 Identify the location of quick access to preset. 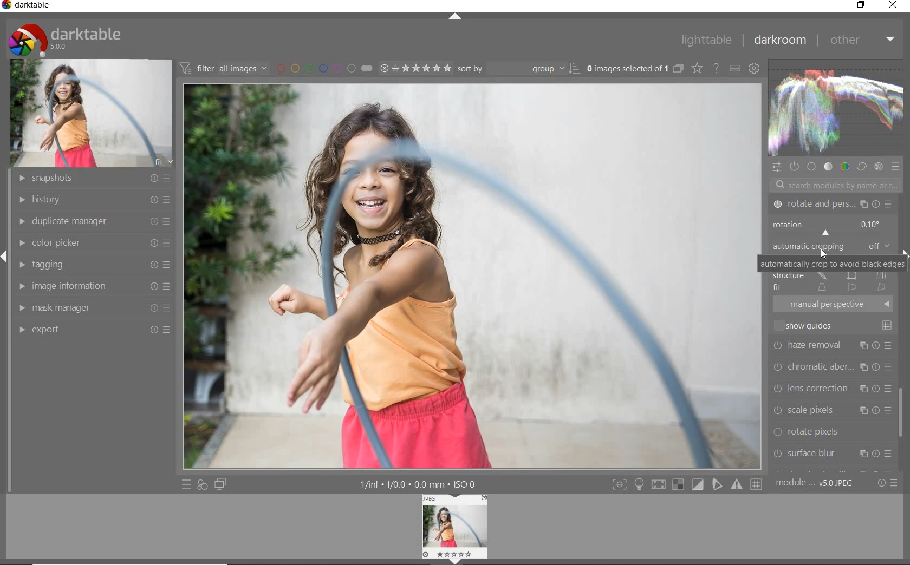
(187, 484).